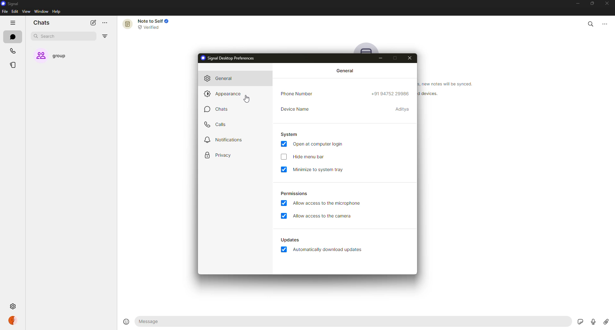  Describe the element at coordinates (605, 321) in the screenshot. I see `attach` at that location.